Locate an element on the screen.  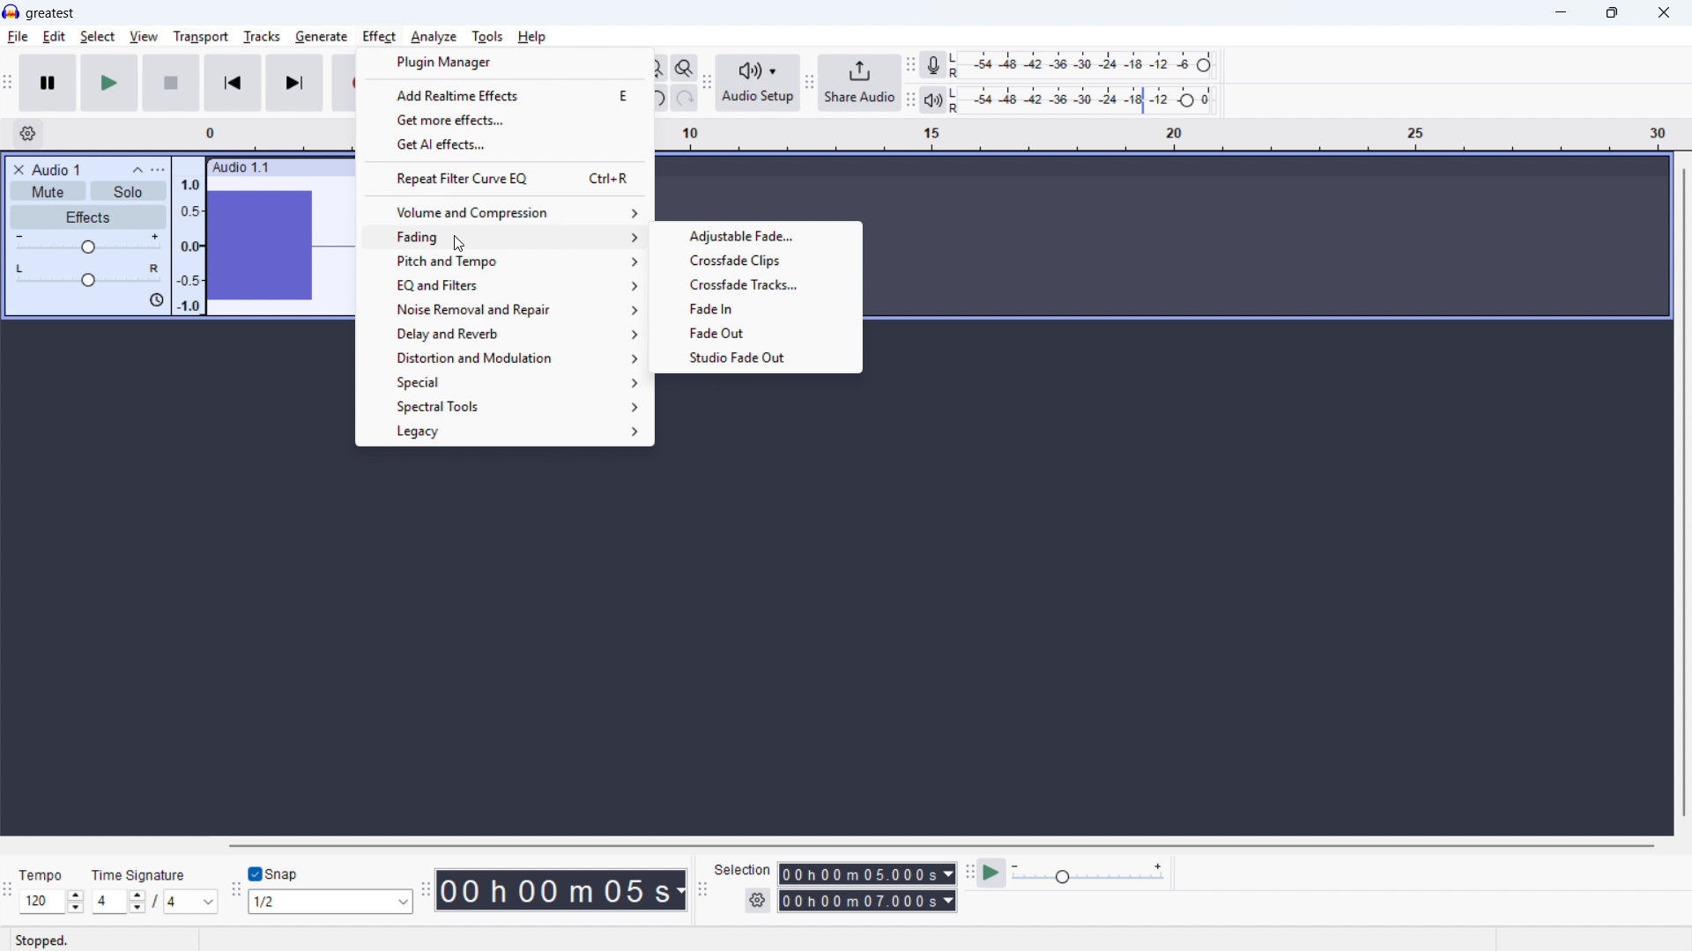
Playback metre  is located at coordinates (932, 100).